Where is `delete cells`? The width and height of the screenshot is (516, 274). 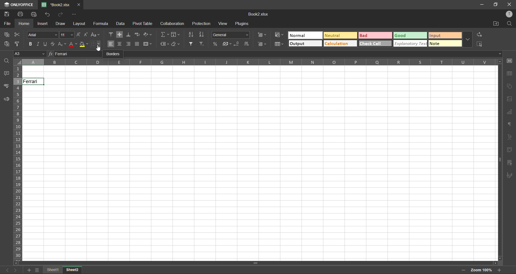
delete cells is located at coordinates (261, 44).